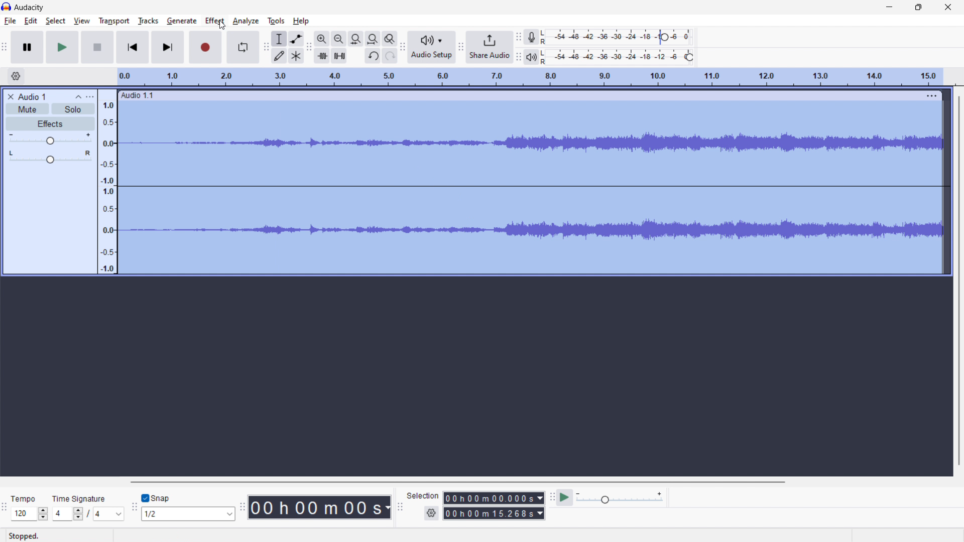 The height and width of the screenshot is (542, 964). I want to click on set time signature, so click(88, 507).